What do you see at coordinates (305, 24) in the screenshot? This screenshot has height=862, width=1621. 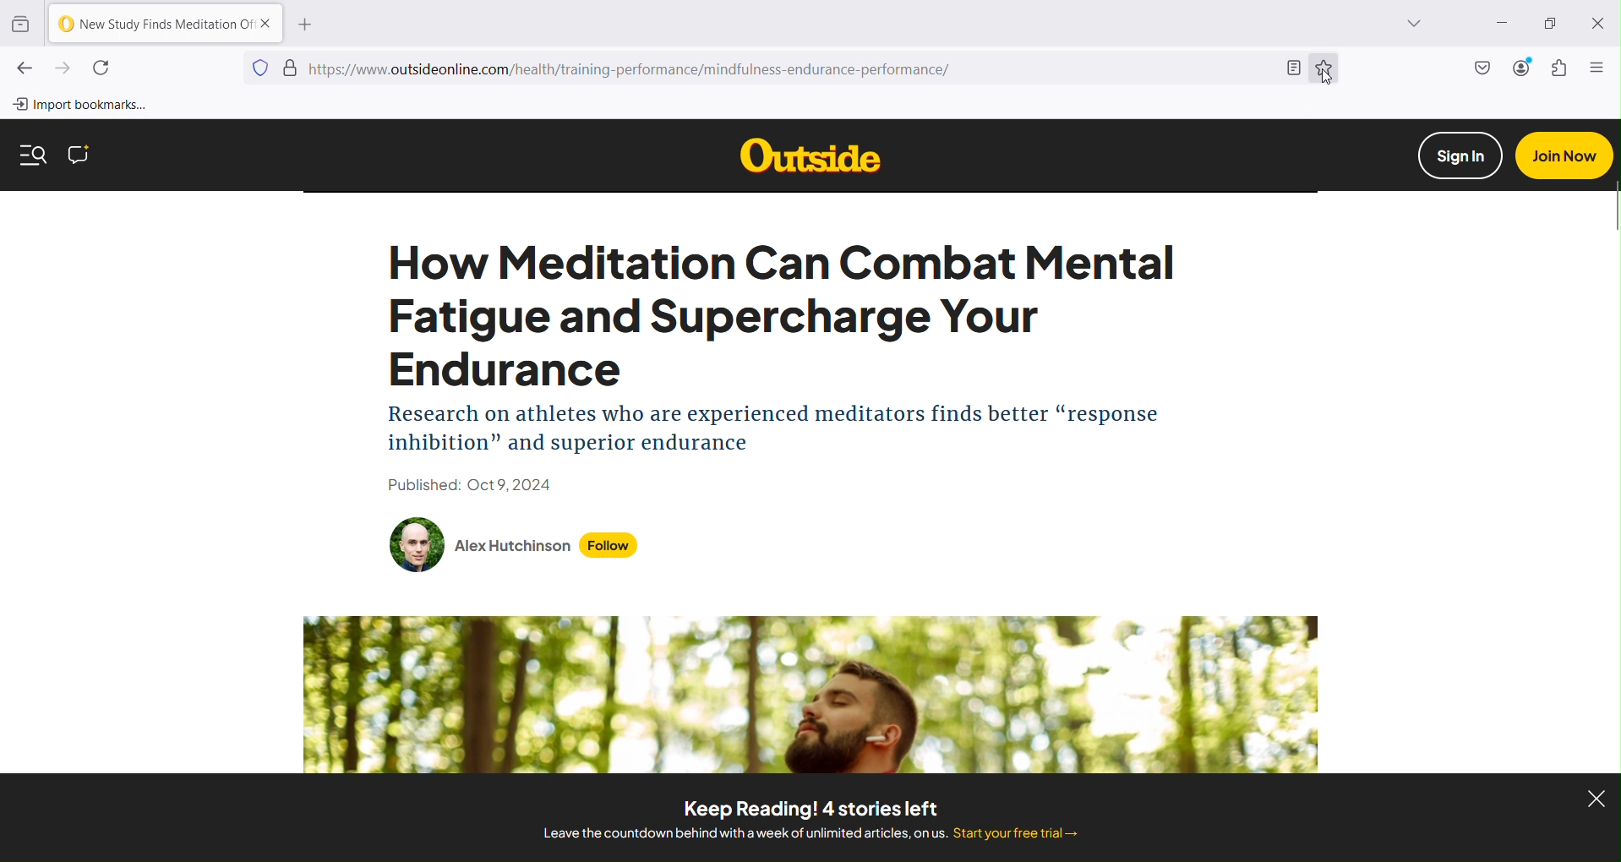 I see `Open a new tab` at bounding box center [305, 24].